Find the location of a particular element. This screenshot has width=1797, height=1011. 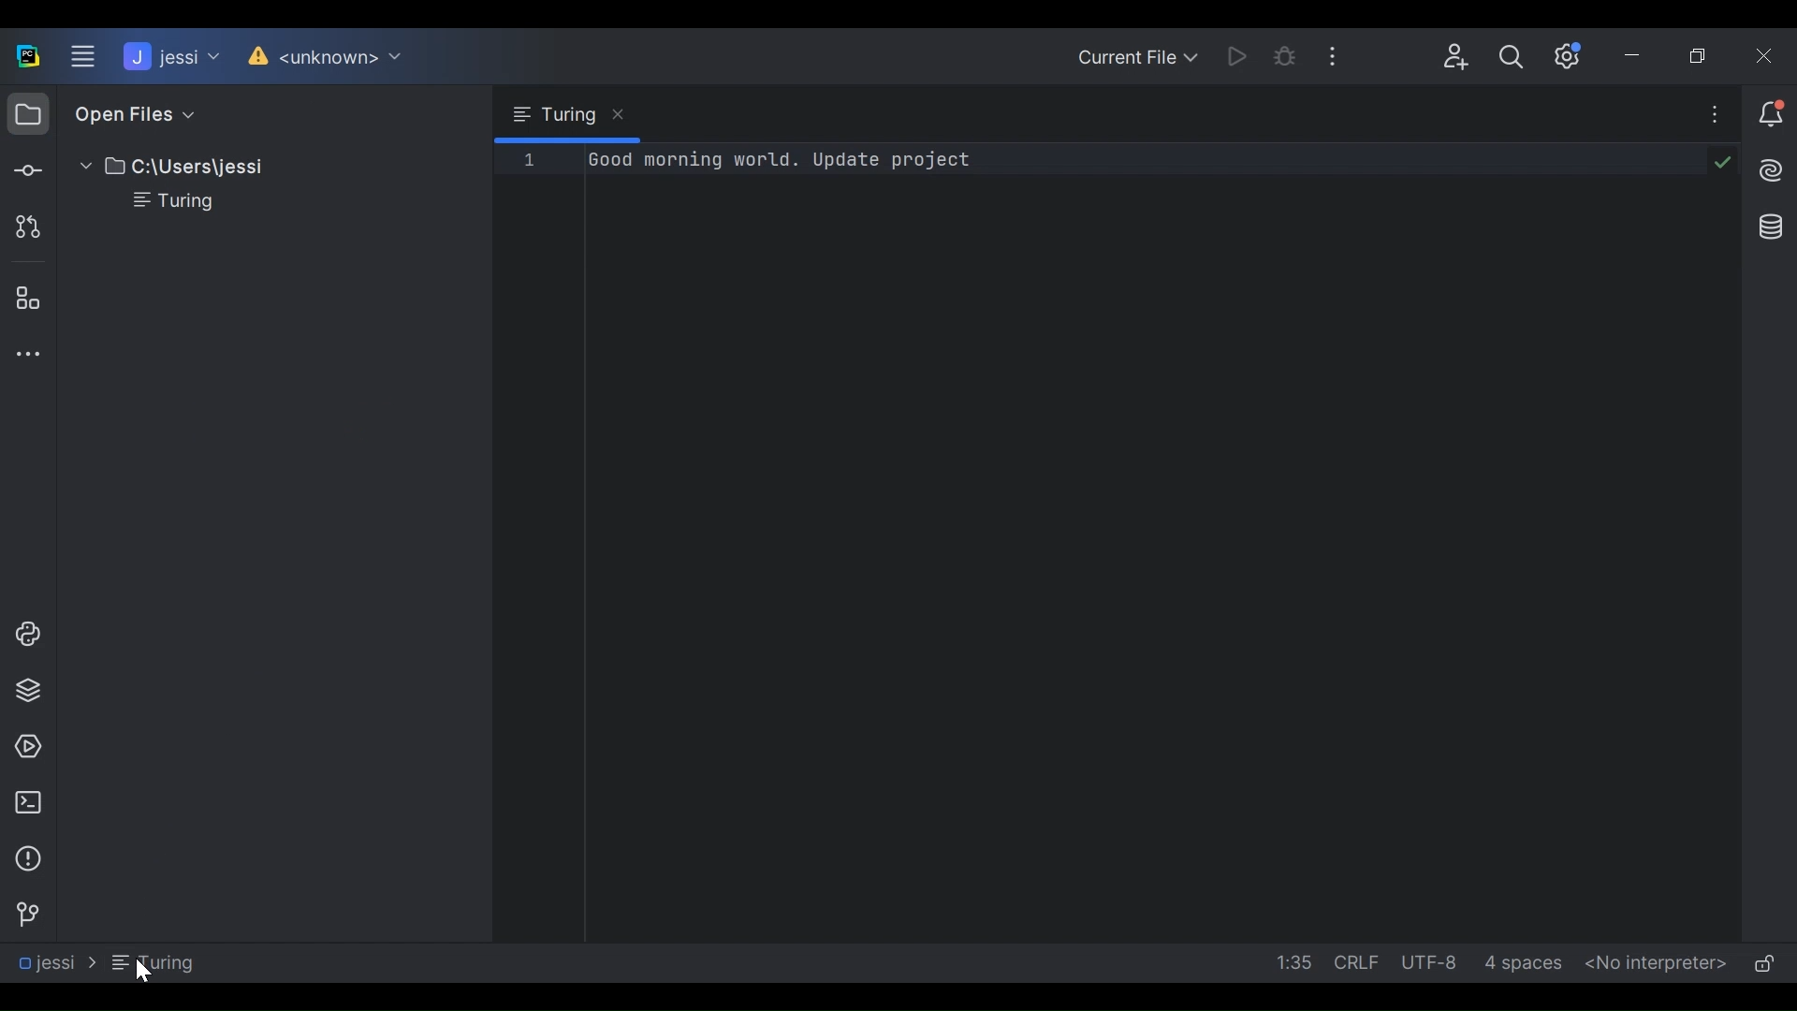

Indent is located at coordinates (1522, 963).